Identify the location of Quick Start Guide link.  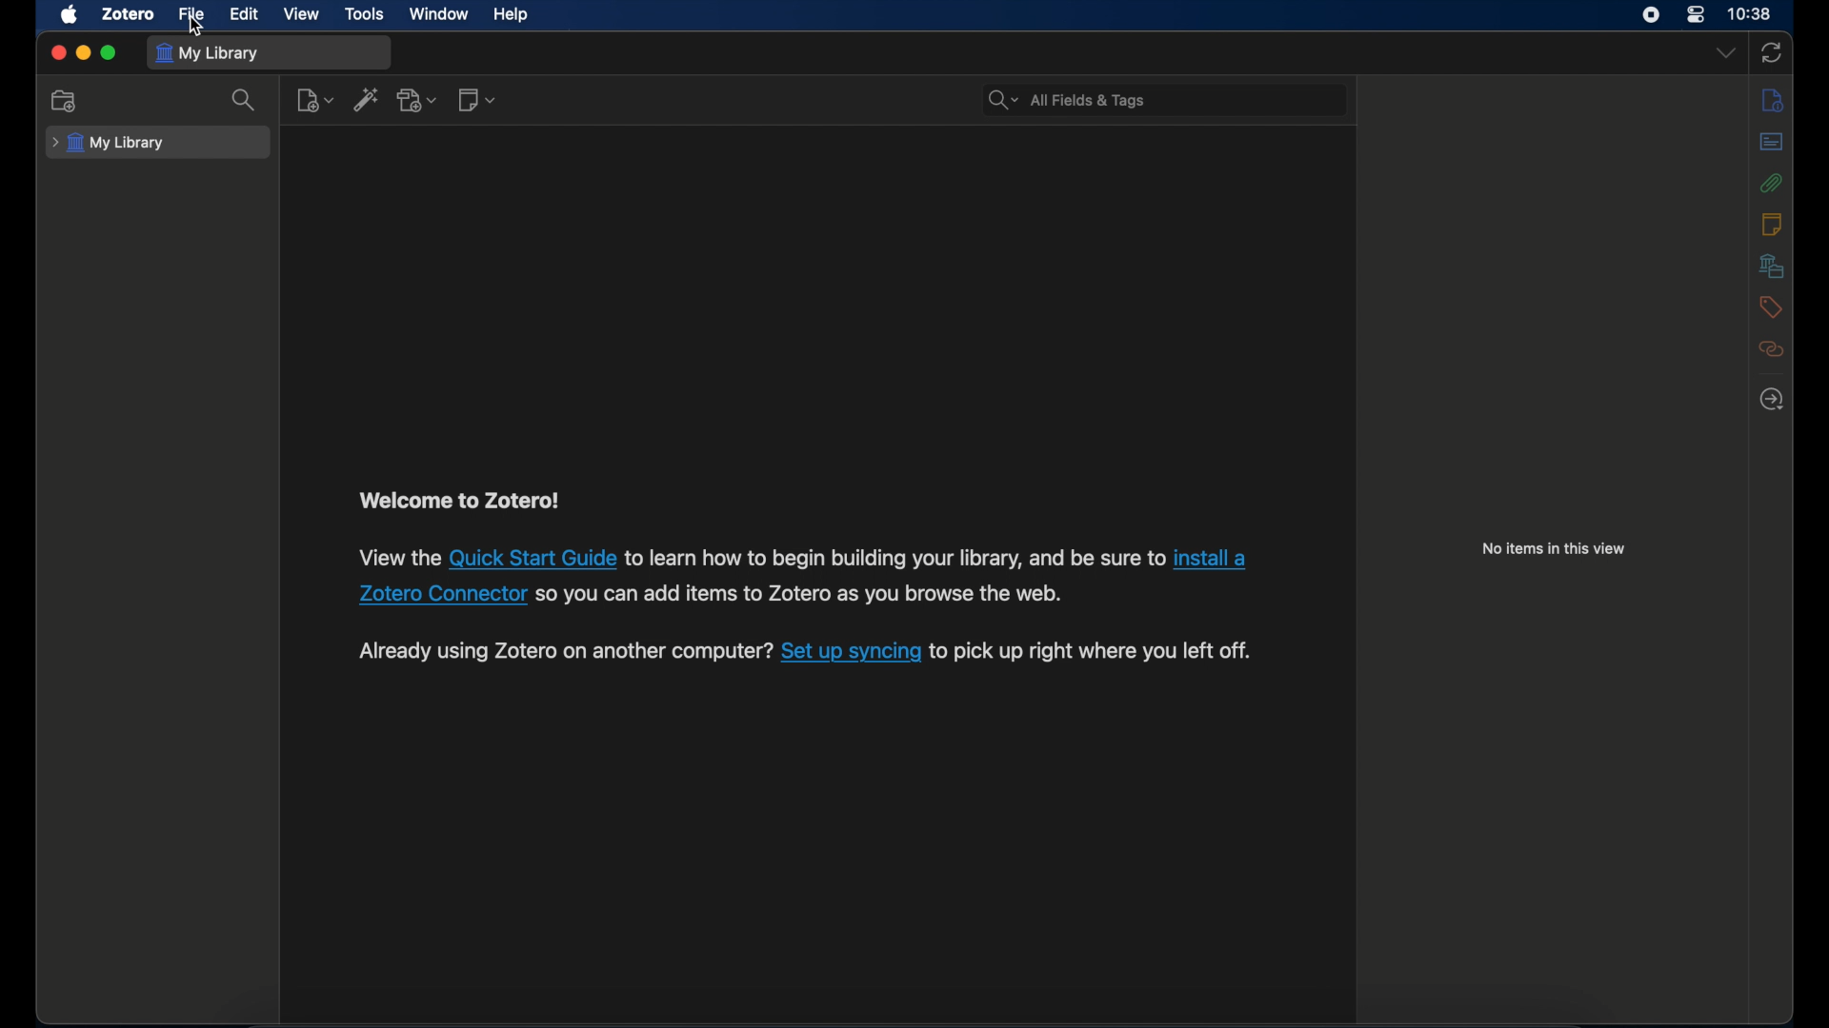
(533, 557).